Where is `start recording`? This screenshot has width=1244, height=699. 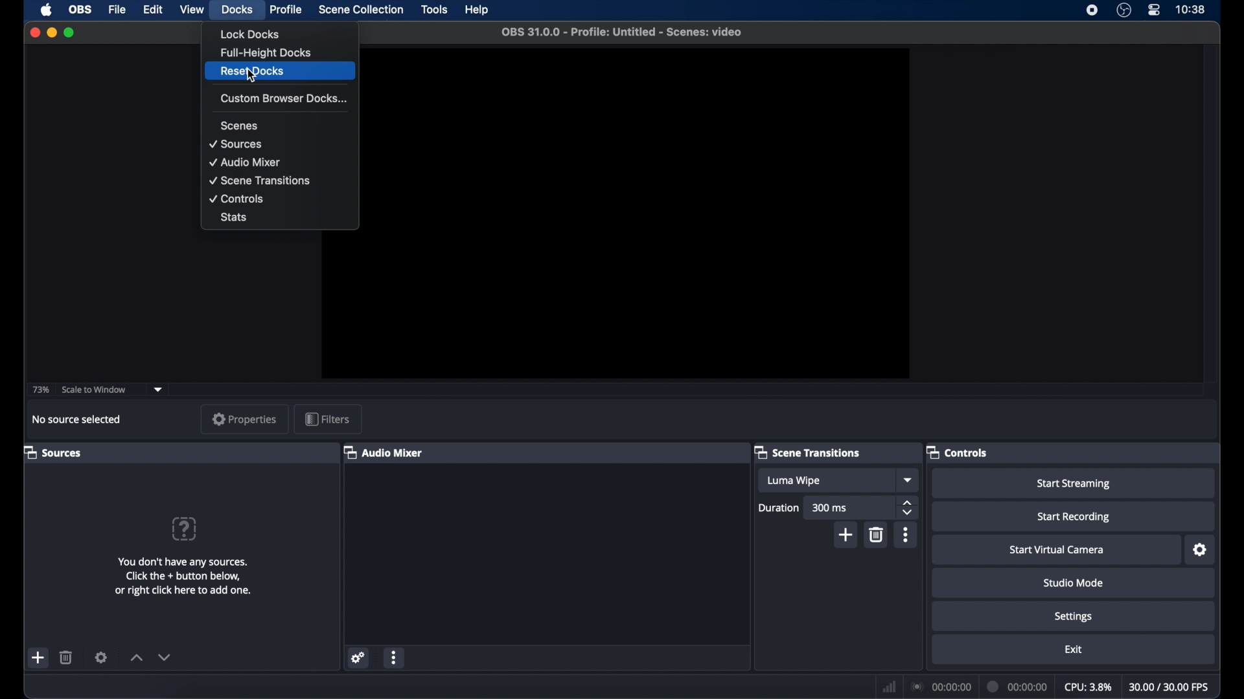
start recording is located at coordinates (1074, 517).